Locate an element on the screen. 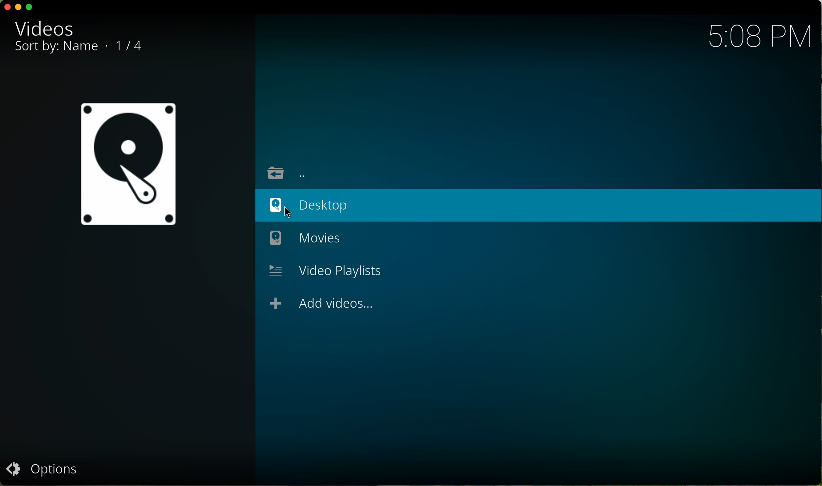 The height and width of the screenshot is (486, 822). video playlists is located at coordinates (329, 271).